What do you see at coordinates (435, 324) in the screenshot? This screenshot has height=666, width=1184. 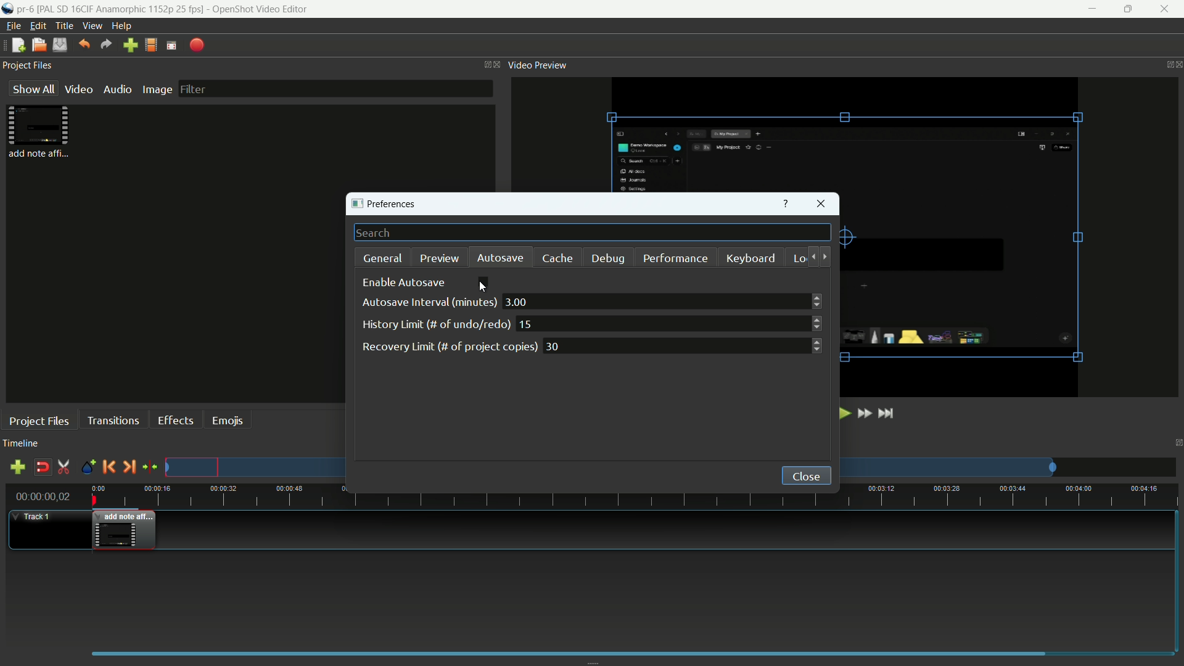 I see `history limit` at bounding box center [435, 324].